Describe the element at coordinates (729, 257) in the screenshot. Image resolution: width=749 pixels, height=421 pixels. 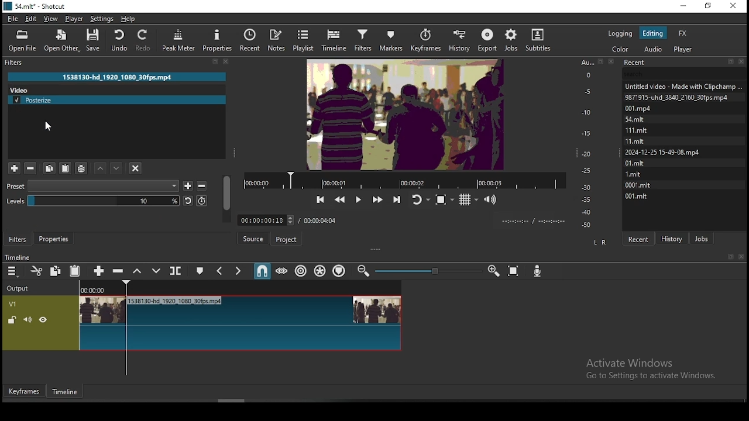
I see `Book mark` at that location.